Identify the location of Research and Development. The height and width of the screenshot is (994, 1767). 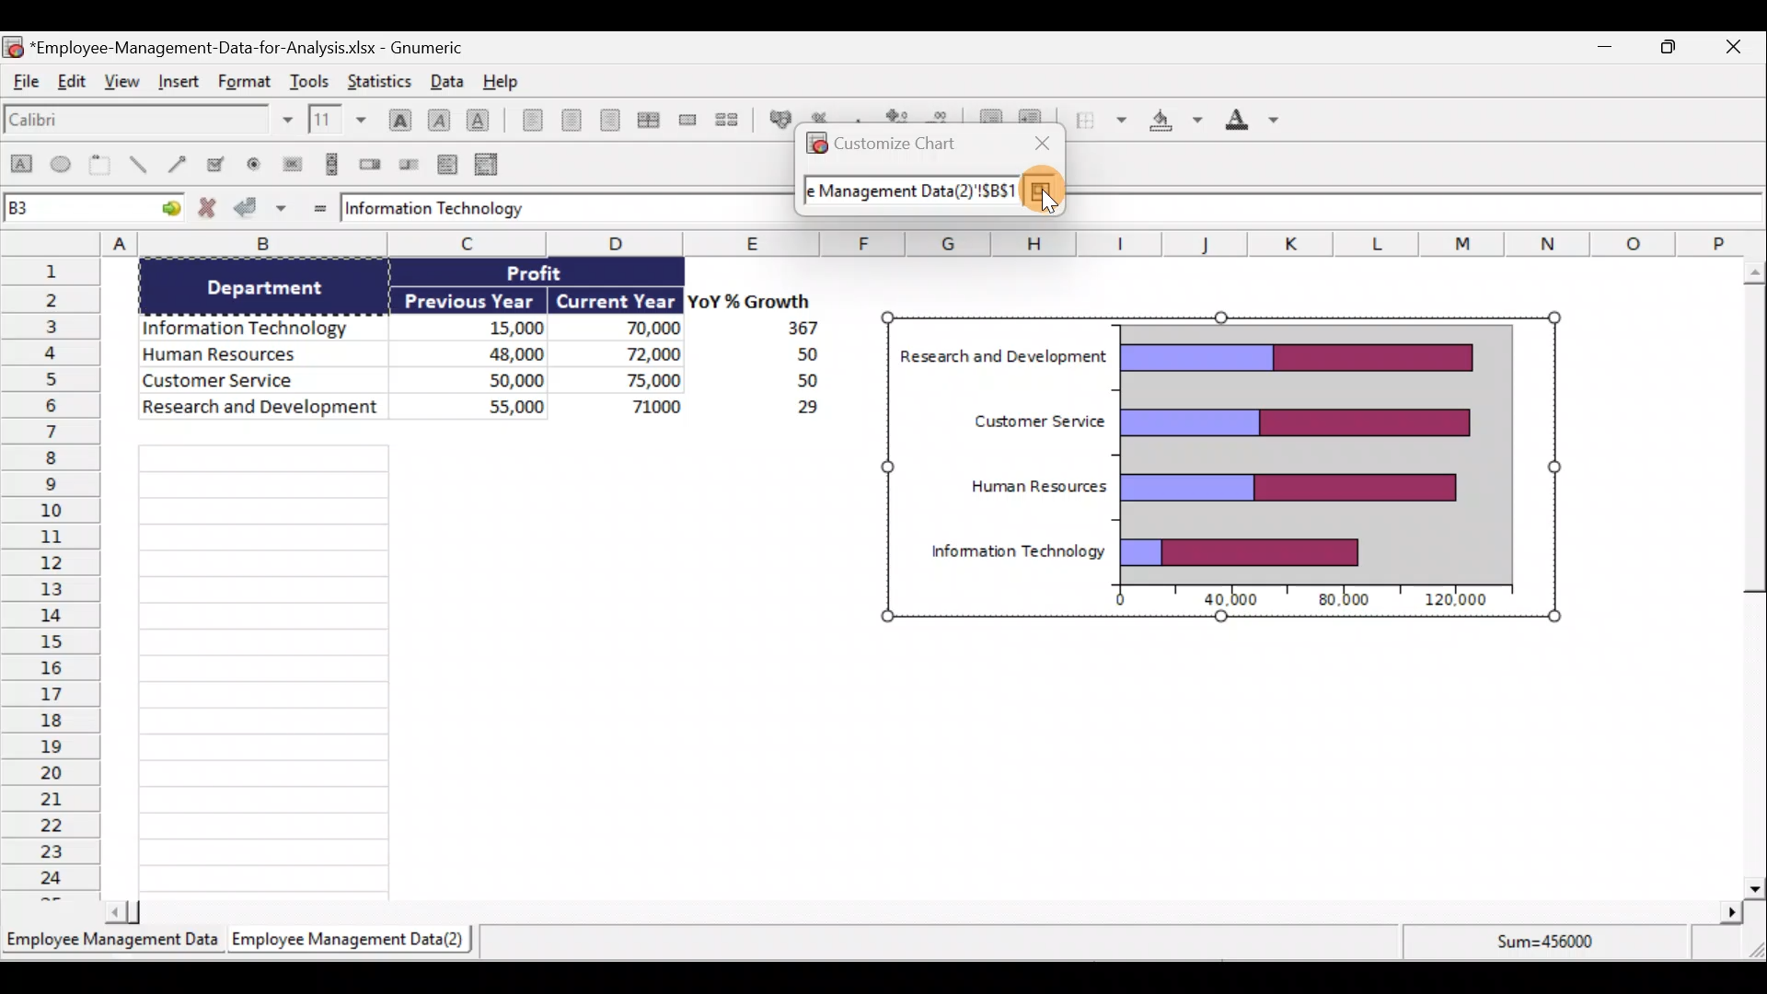
(260, 411).